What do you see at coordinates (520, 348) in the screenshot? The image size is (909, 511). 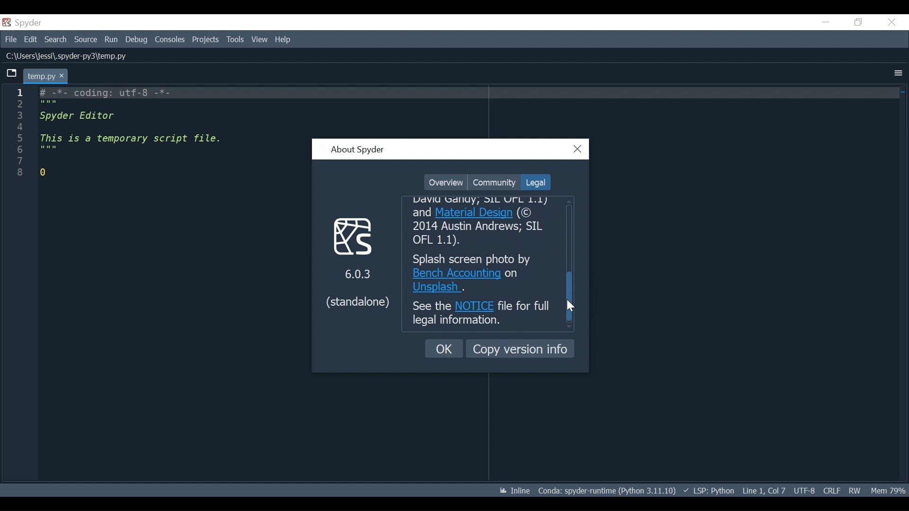 I see `Copy Version Information` at bounding box center [520, 348].